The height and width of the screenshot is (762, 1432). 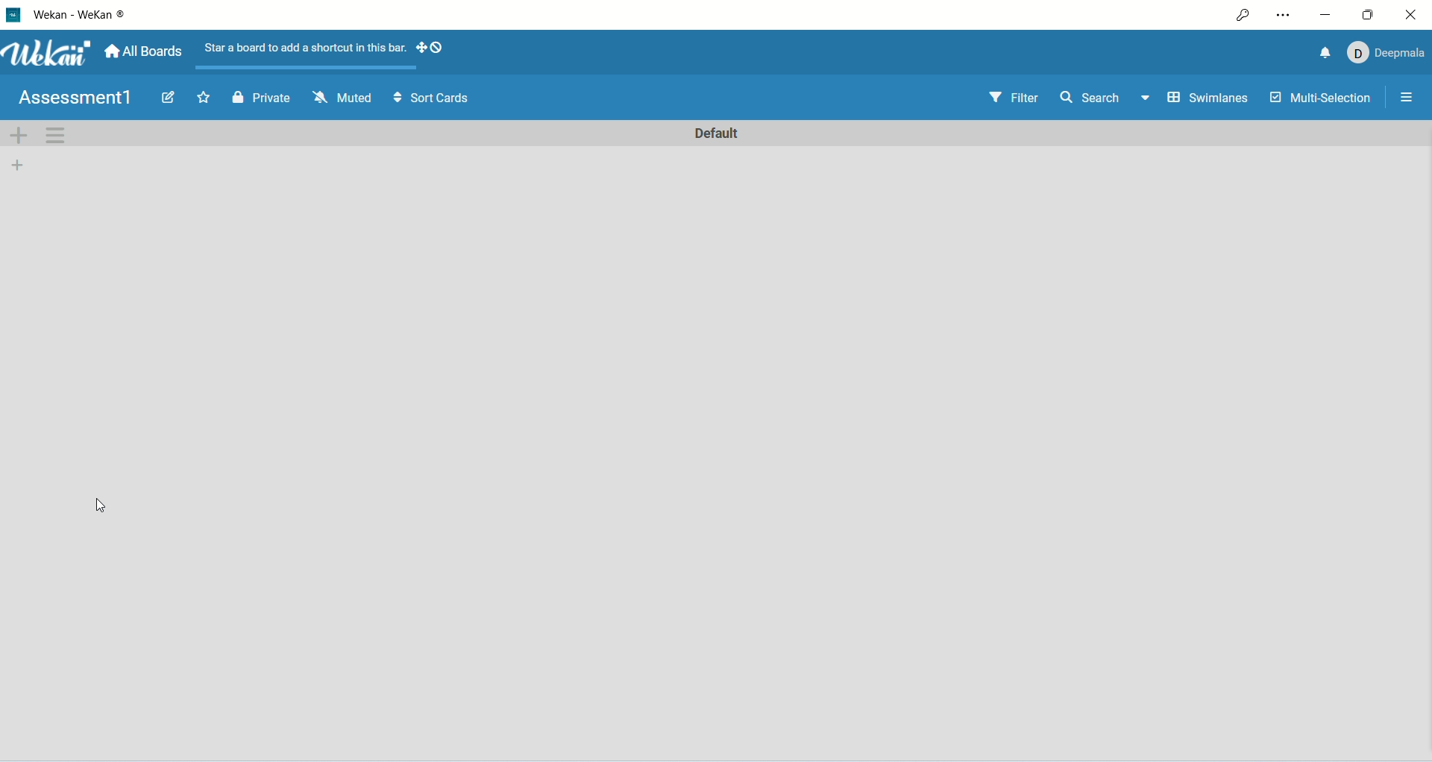 I want to click on open sidebar or close sidebar, so click(x=1406, y=98).